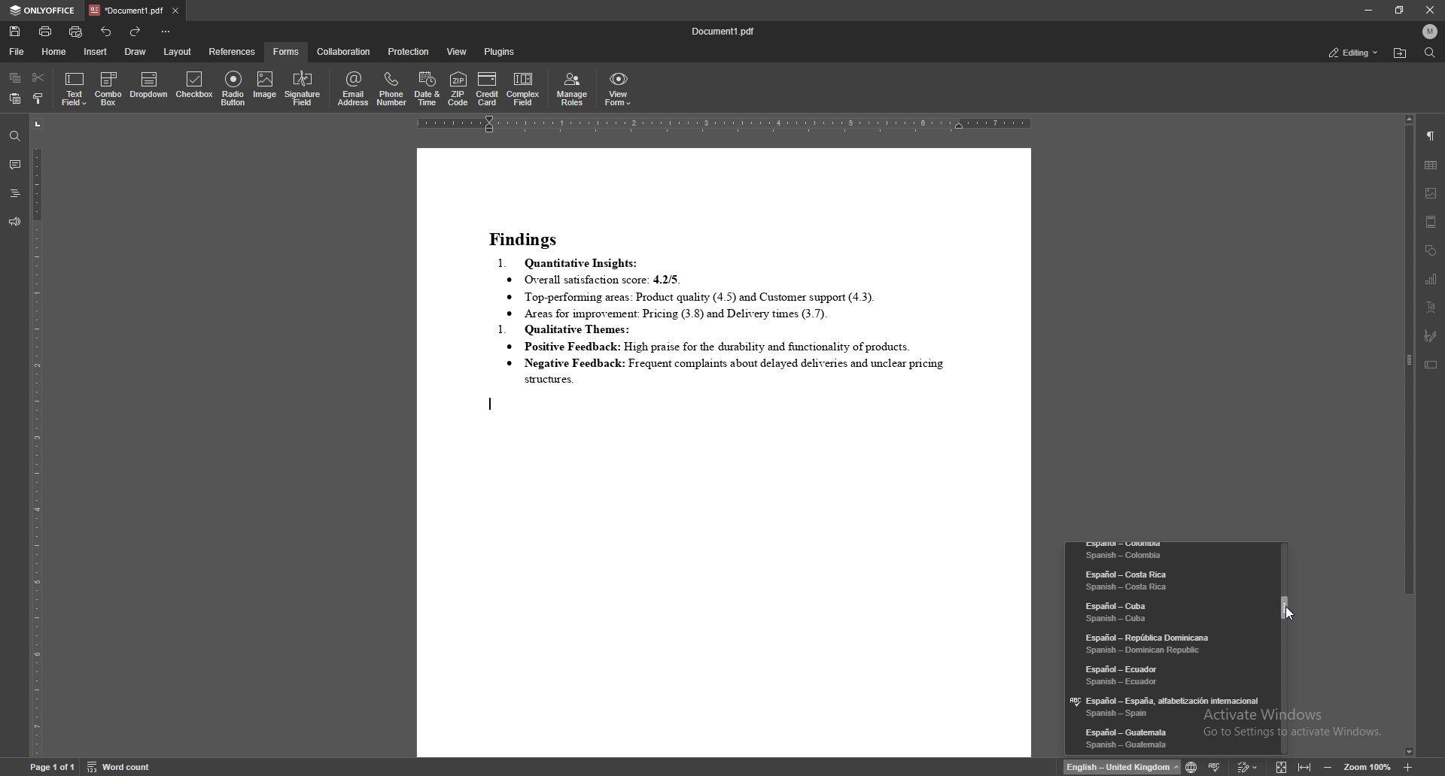 The height and width of the screenshot is (776, 1445). Describe the element at coordinates (178, 51) in the screenshot. I see `layout` at that location.